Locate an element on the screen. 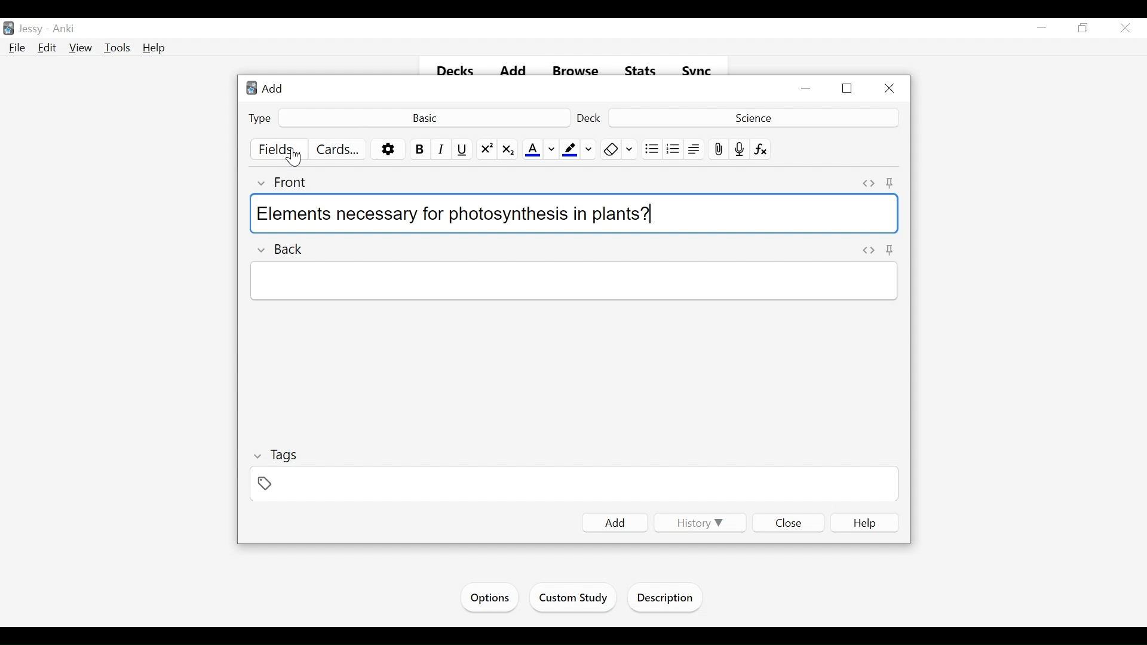 The image size is (1147, 645). Toggle HTML Editor is located at coordinates (869, 183).